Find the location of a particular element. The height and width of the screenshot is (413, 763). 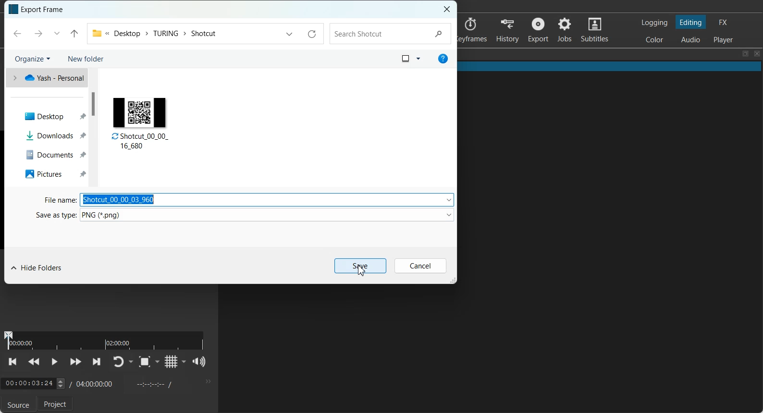

Switching to Player Only Layout is located at coordinates (725, 39).